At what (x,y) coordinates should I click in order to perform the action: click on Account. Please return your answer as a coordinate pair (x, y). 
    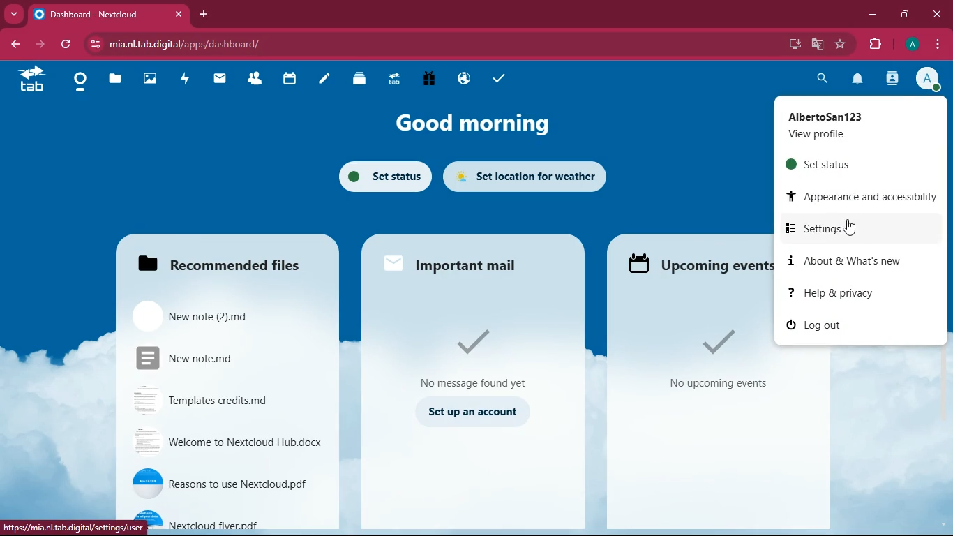
    Looking at the image, I should click on (910, 43).